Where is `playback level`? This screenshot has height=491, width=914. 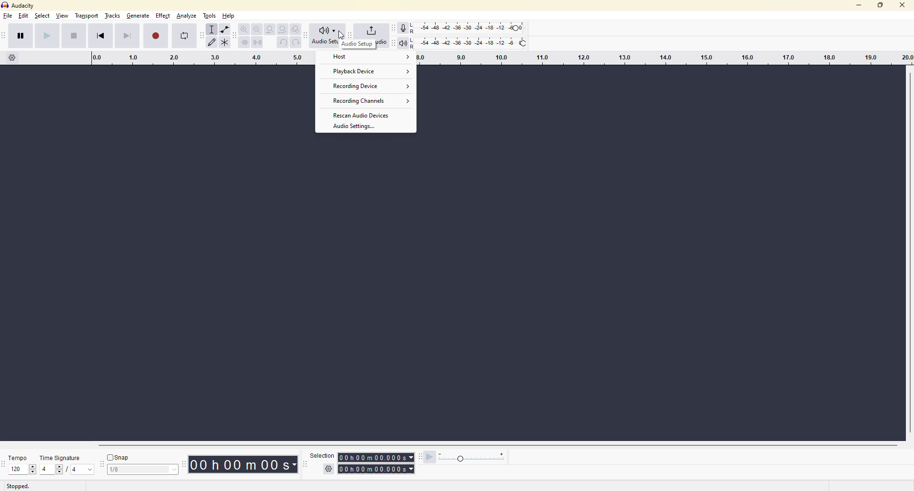 playback level is located at coordinates (469, 45).